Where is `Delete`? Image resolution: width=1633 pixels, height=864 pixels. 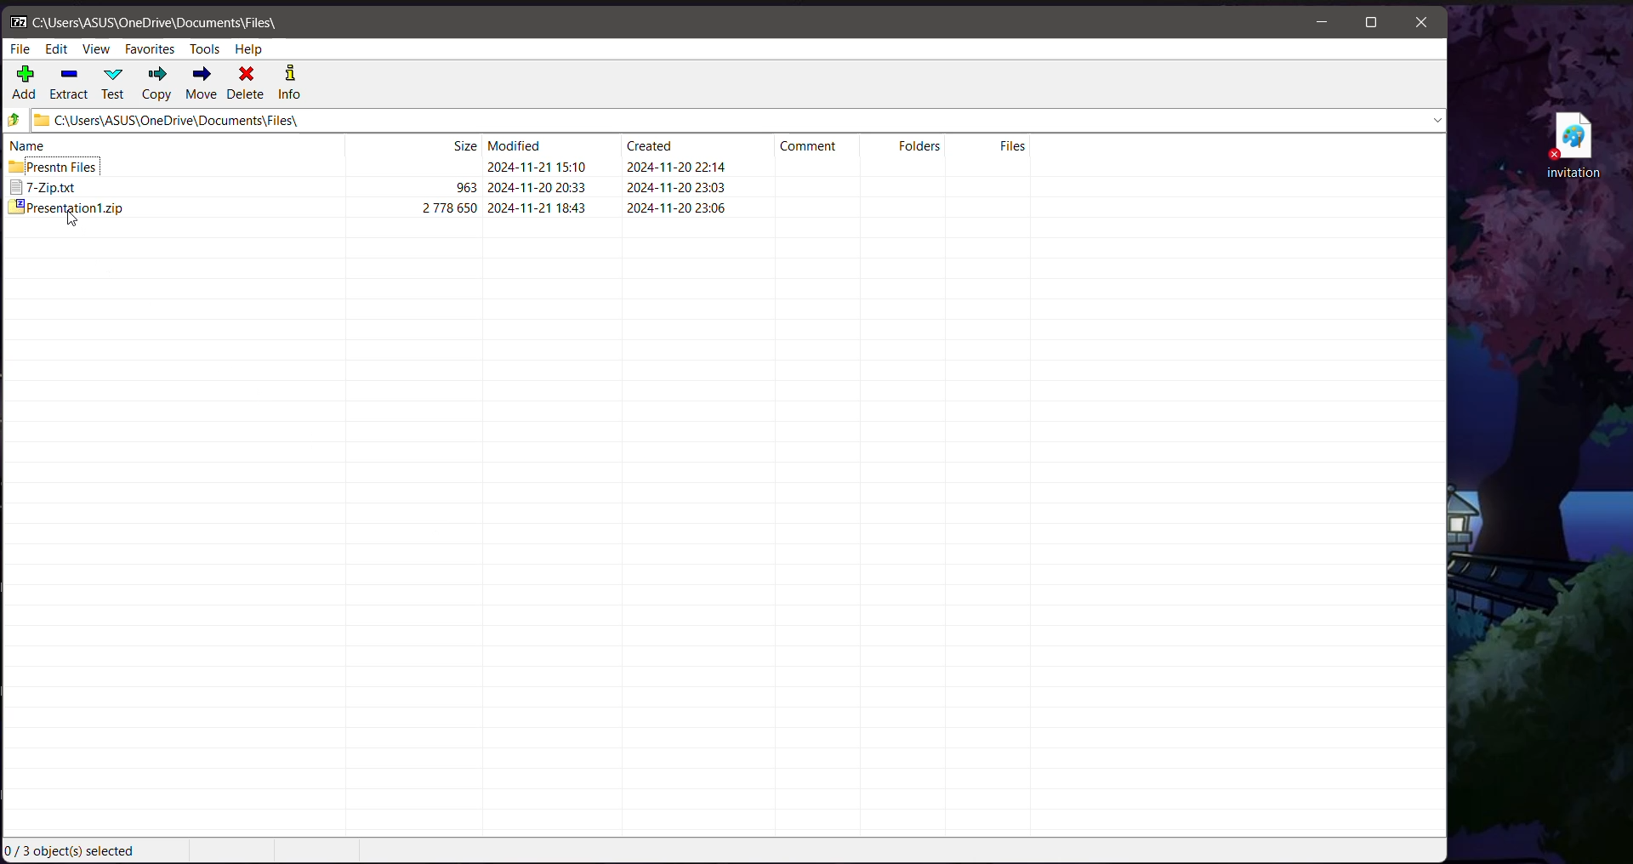
Delete is located at coordinates (248, 84).